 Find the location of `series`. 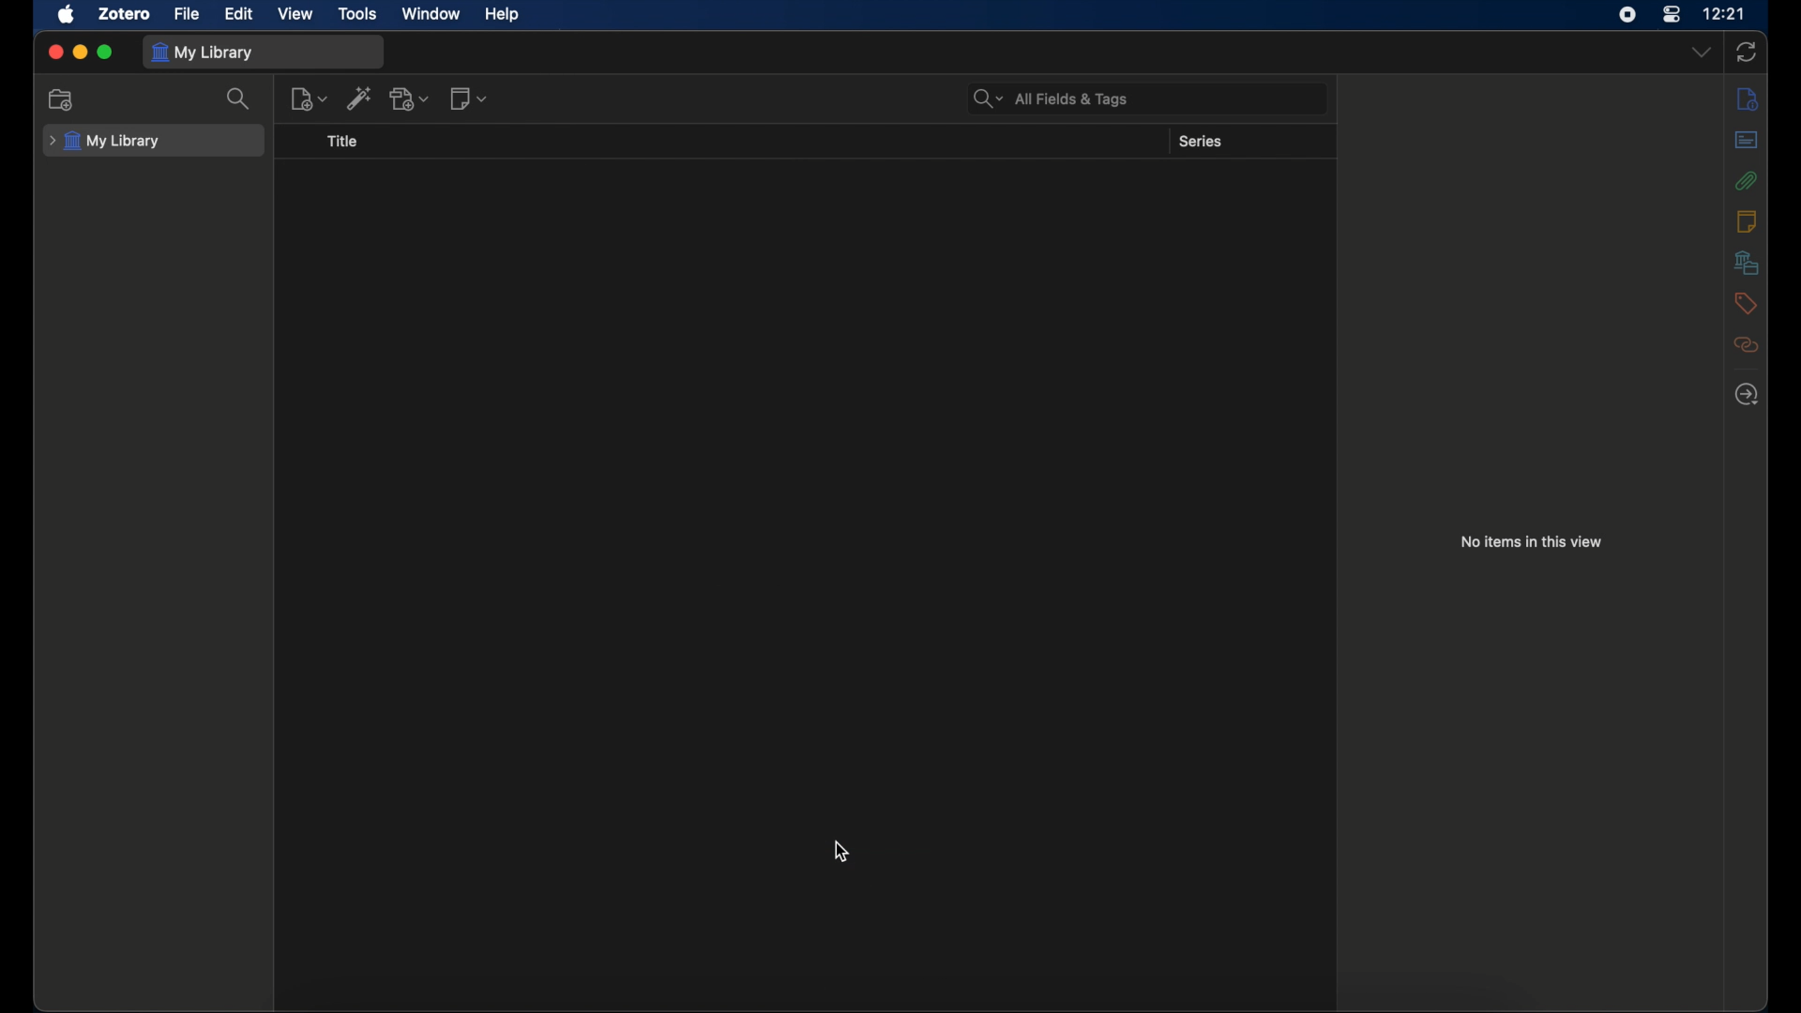

series is located at coordinates (1201, 142).